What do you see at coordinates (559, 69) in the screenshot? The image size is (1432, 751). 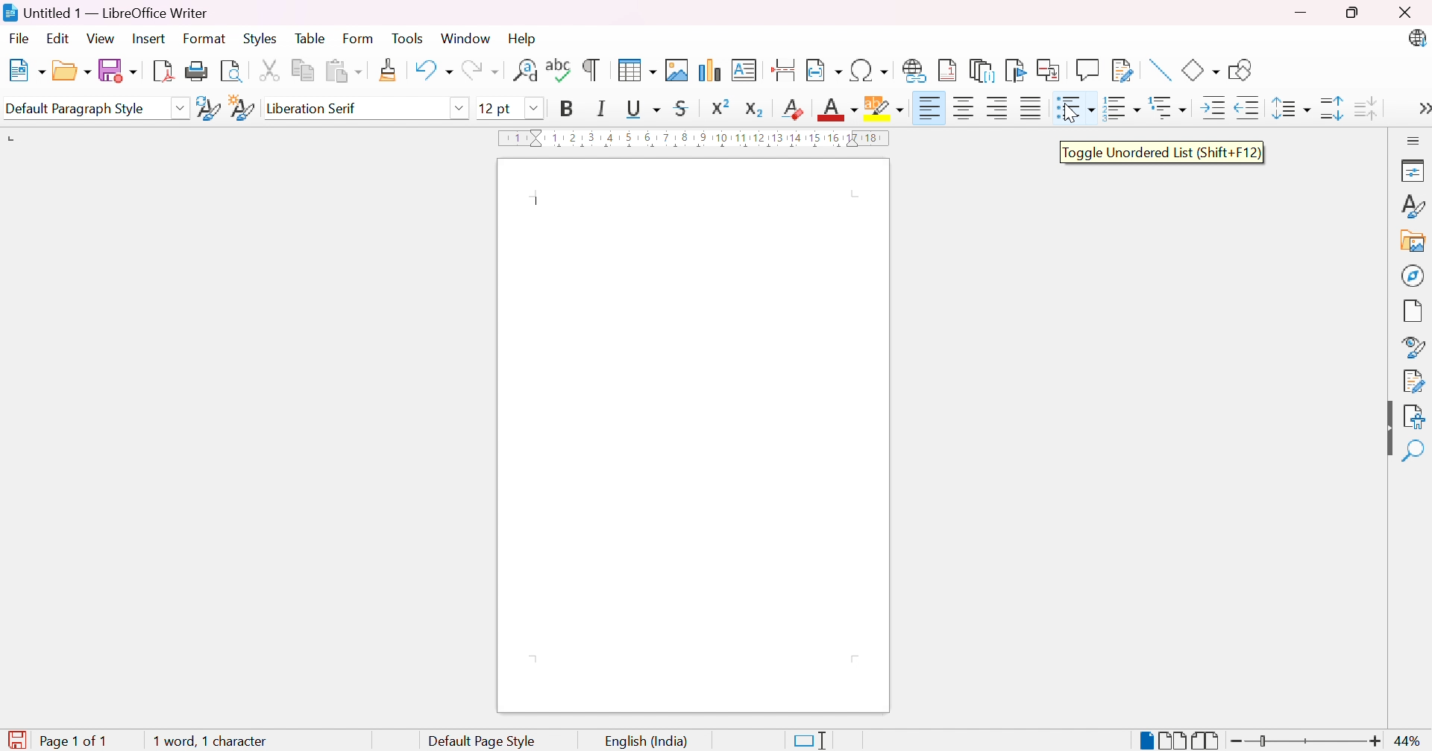 I see `Check spelling` at bounding box center [559, 69].